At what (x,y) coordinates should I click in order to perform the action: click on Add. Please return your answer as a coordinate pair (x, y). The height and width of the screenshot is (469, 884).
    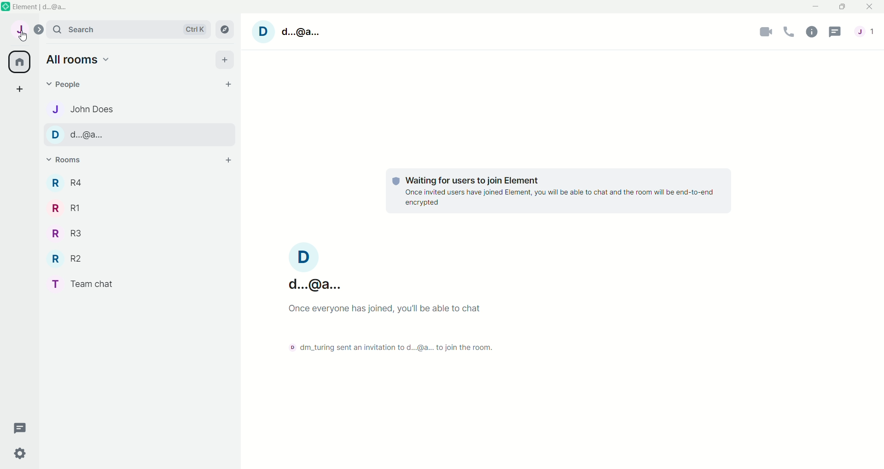
    Looking at the image, I should click on (228, 59).